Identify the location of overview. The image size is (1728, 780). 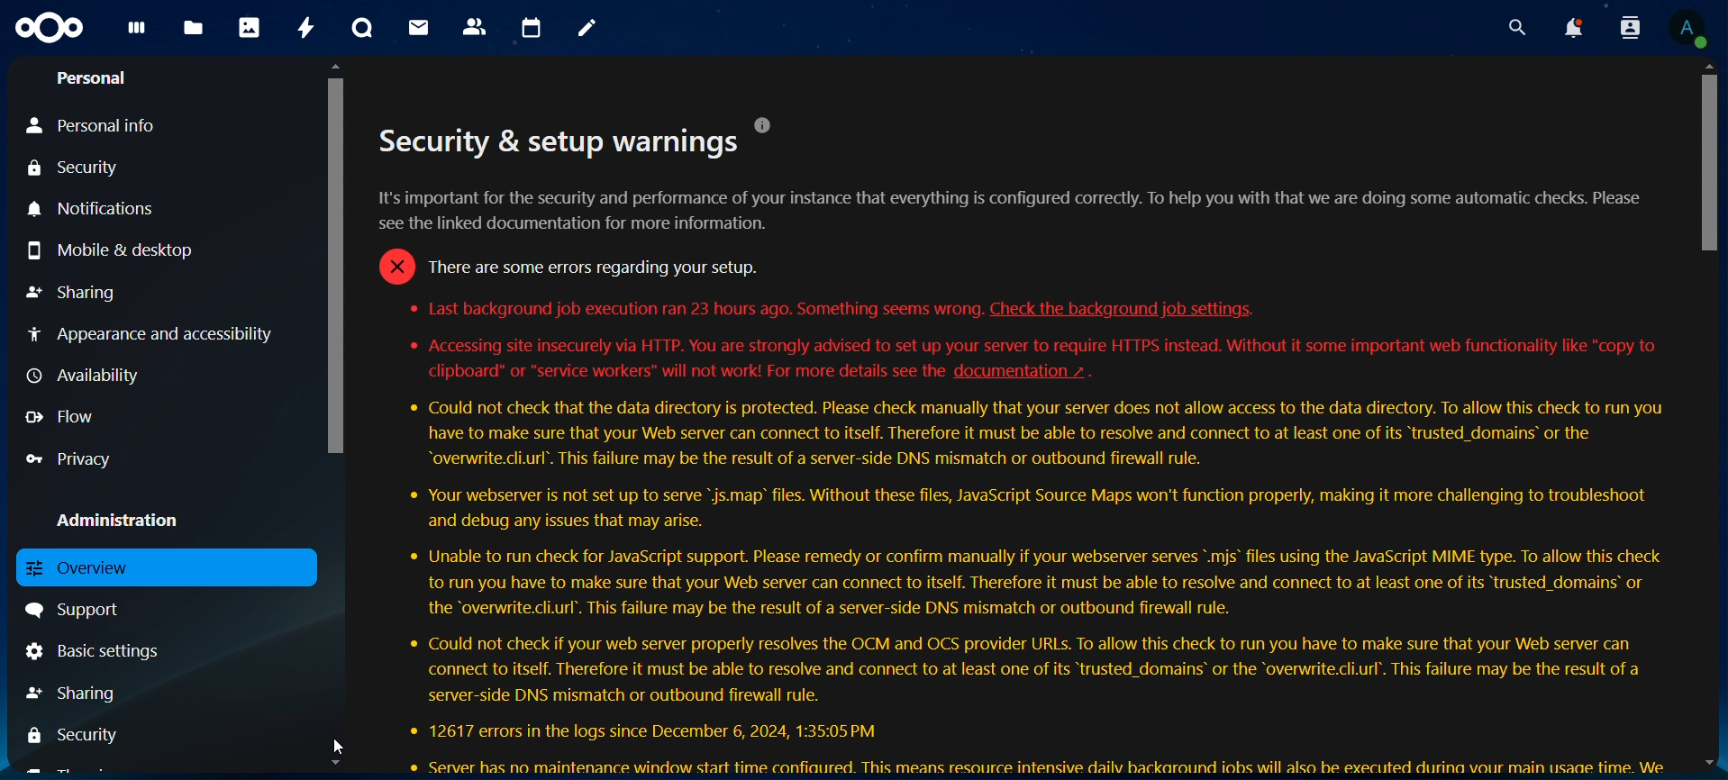
(87, 566).